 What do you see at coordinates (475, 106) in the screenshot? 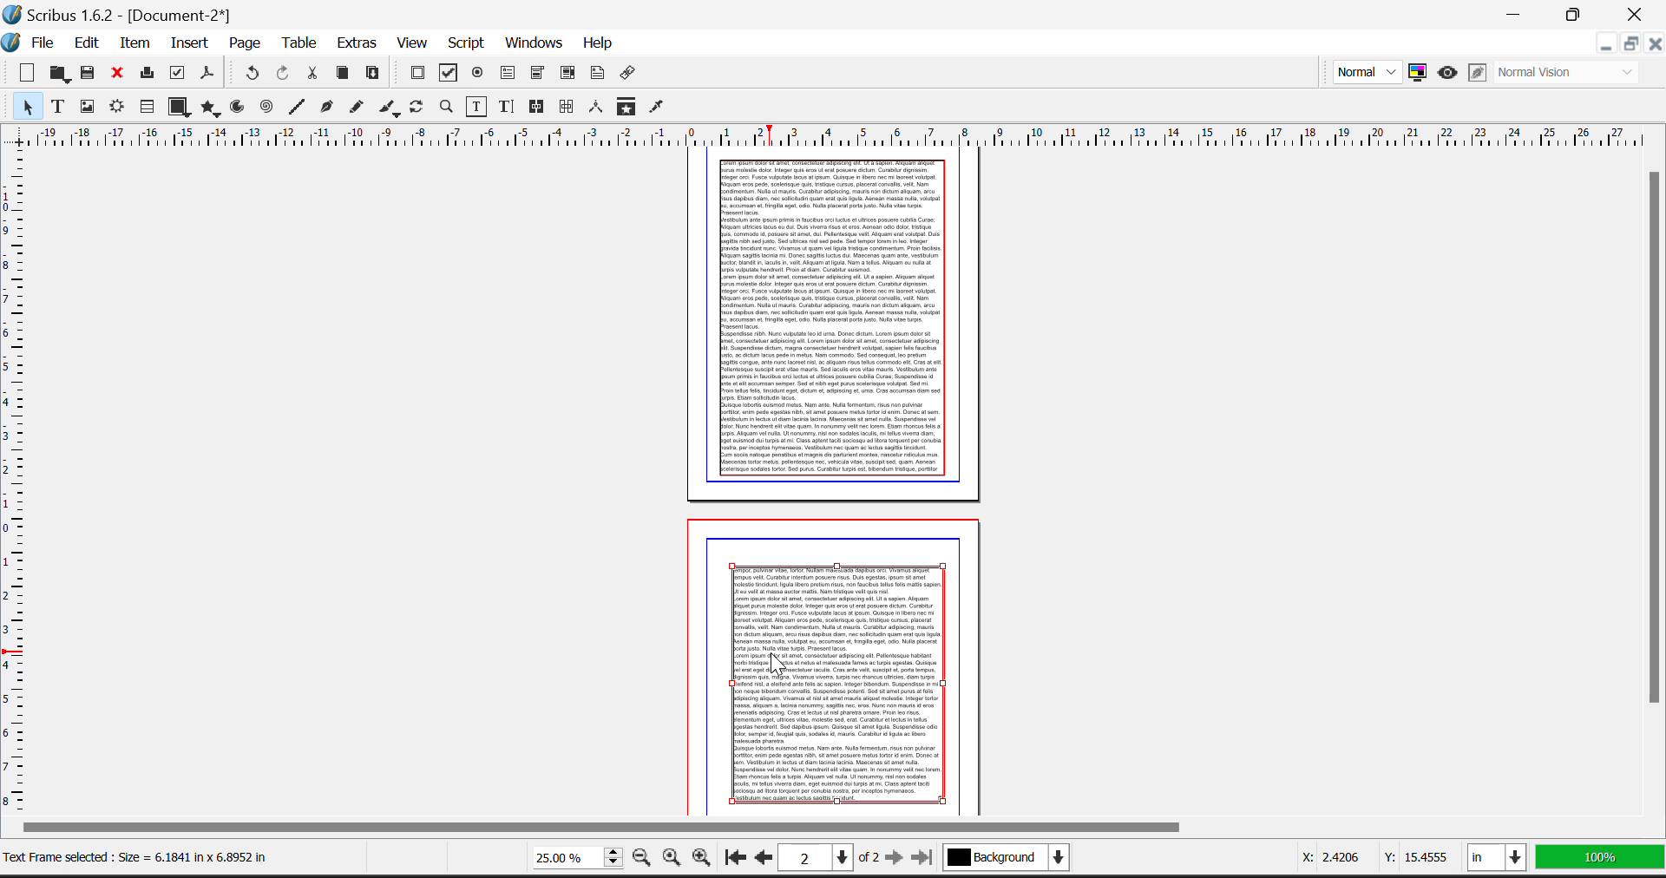
I see `Edit Contents of Frame` at bounding box center [475, 106].